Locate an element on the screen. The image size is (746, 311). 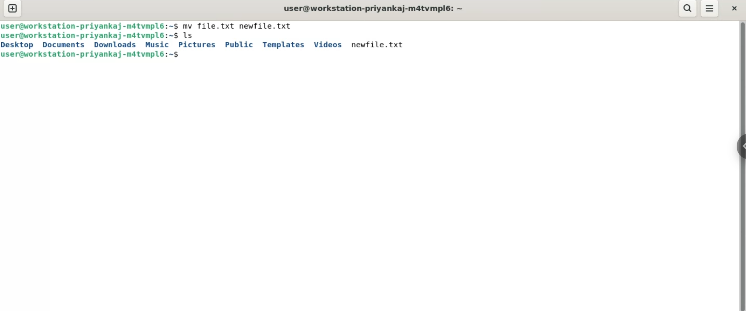
music is located at coordinates (159, 45).